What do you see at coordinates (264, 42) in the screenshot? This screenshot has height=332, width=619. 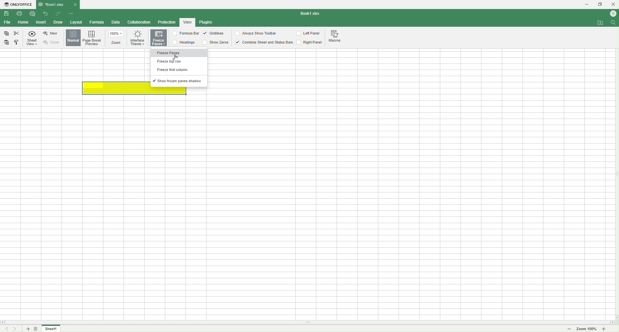 I see `Combine sheet and status bar` at bounding box center [264, 42].